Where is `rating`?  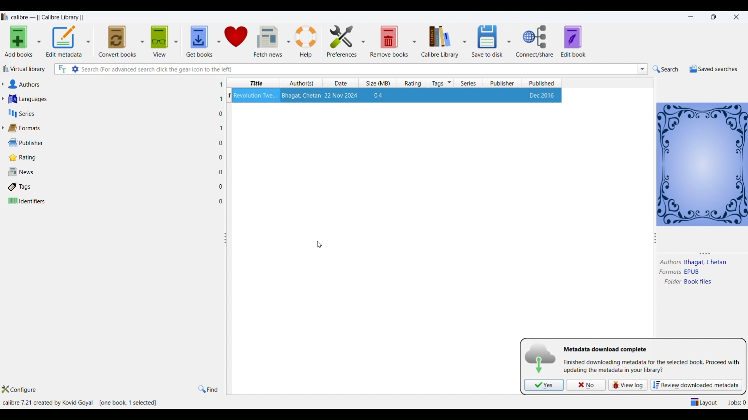
rating is located at coordinates (411, 83).